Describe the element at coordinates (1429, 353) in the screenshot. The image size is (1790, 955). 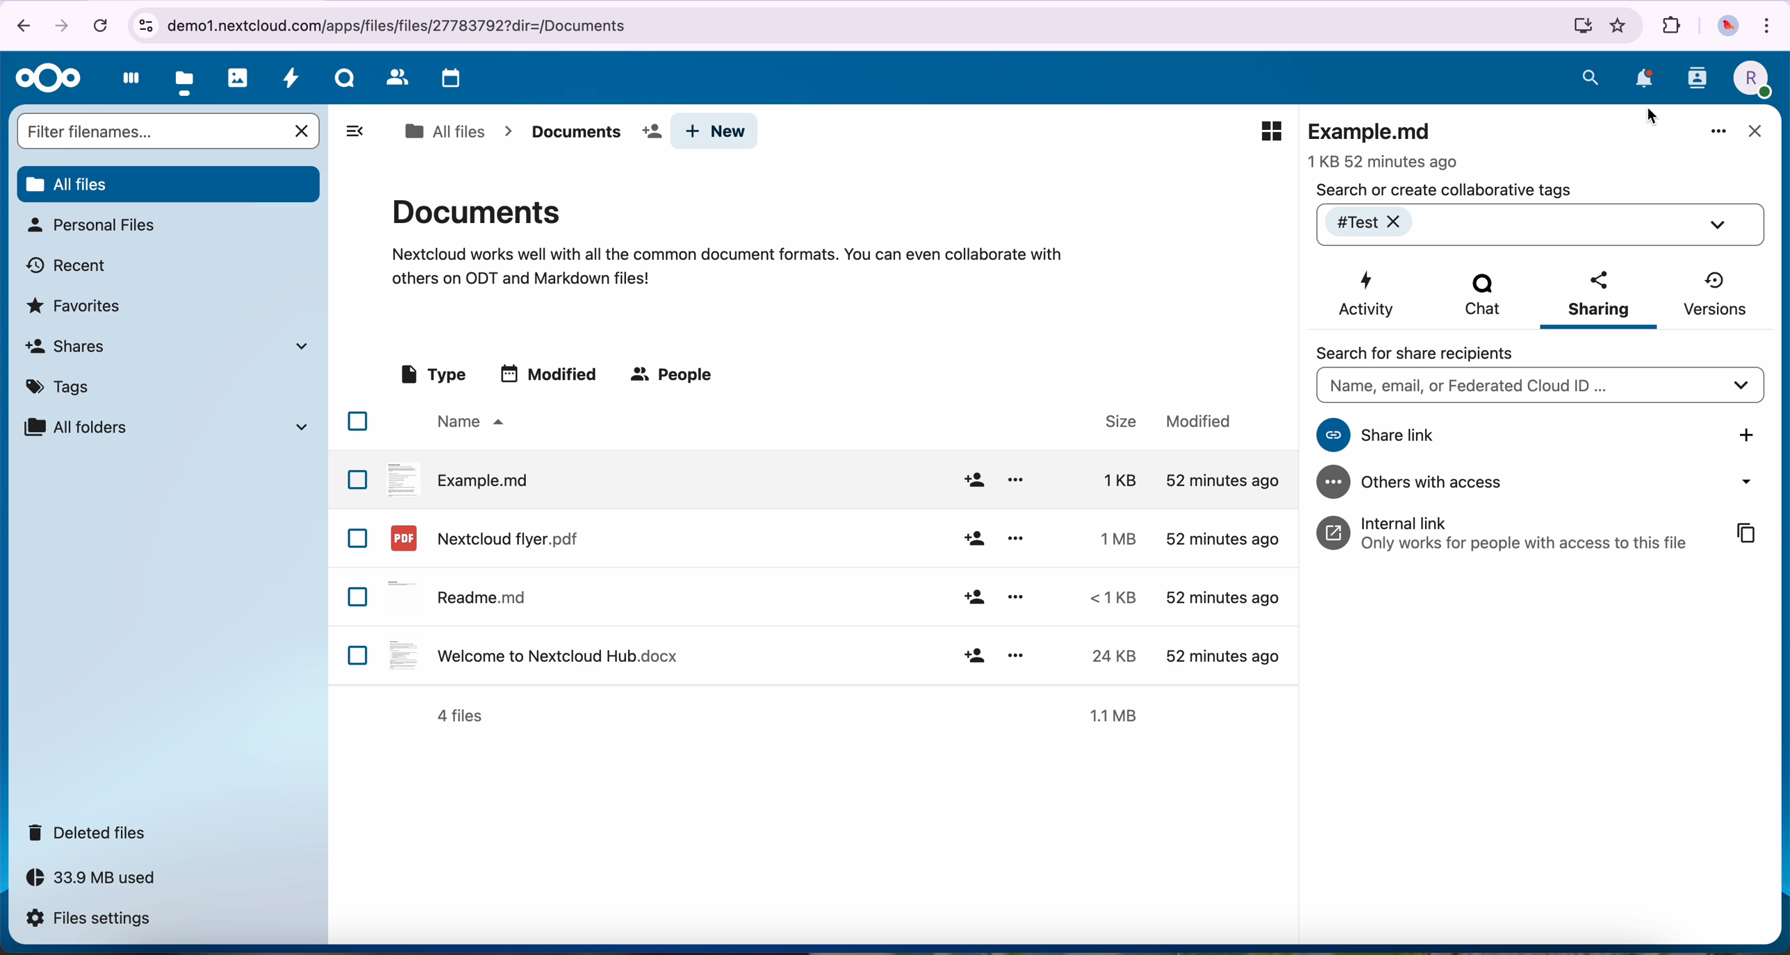
I see `search for share recipients` at that location.